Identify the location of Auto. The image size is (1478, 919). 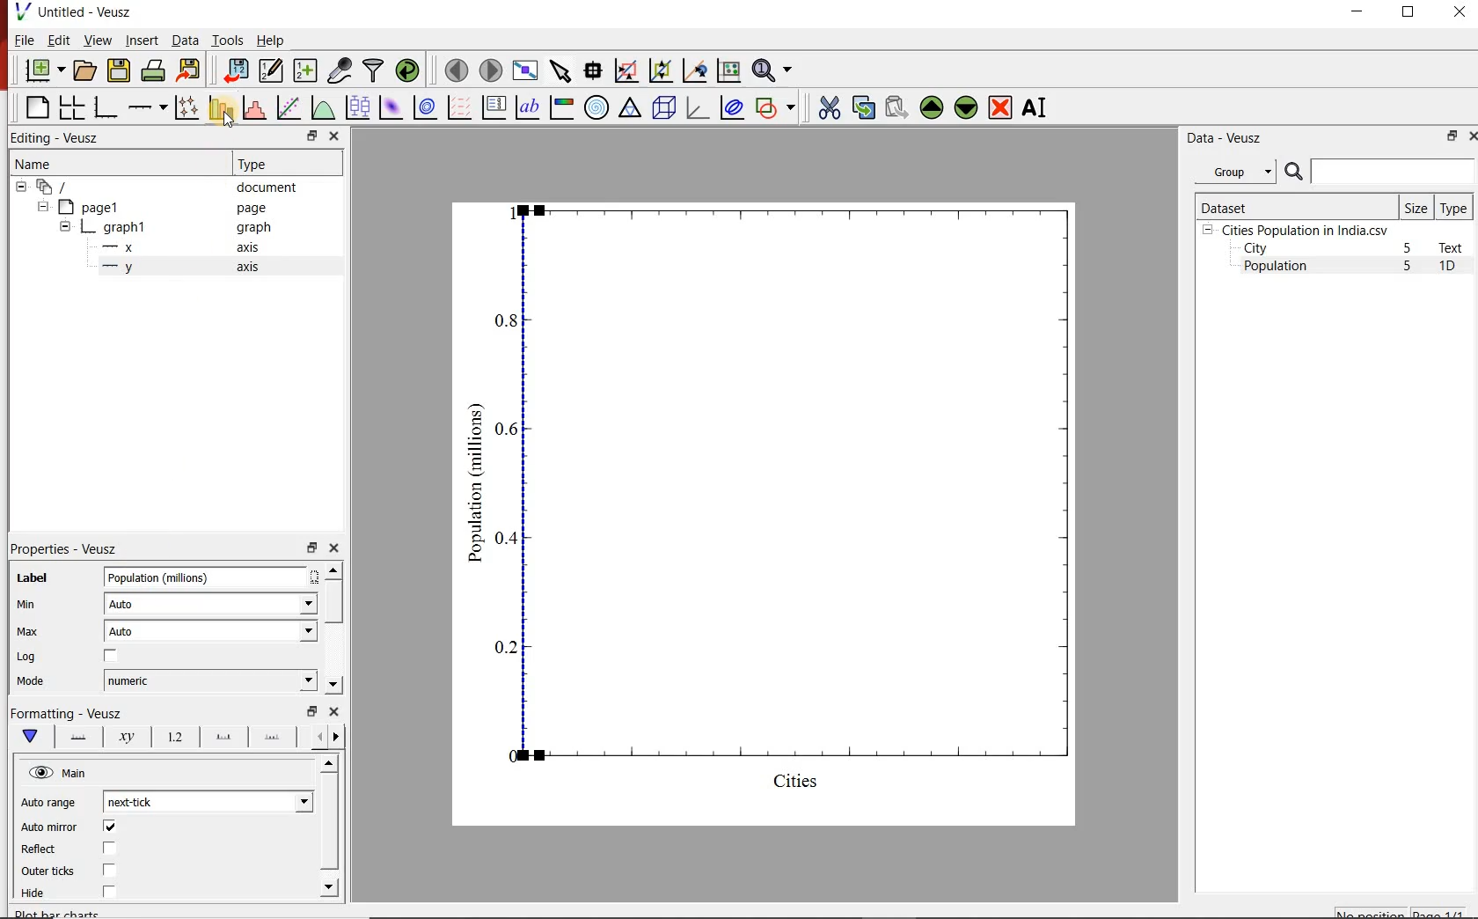
(210, 631).